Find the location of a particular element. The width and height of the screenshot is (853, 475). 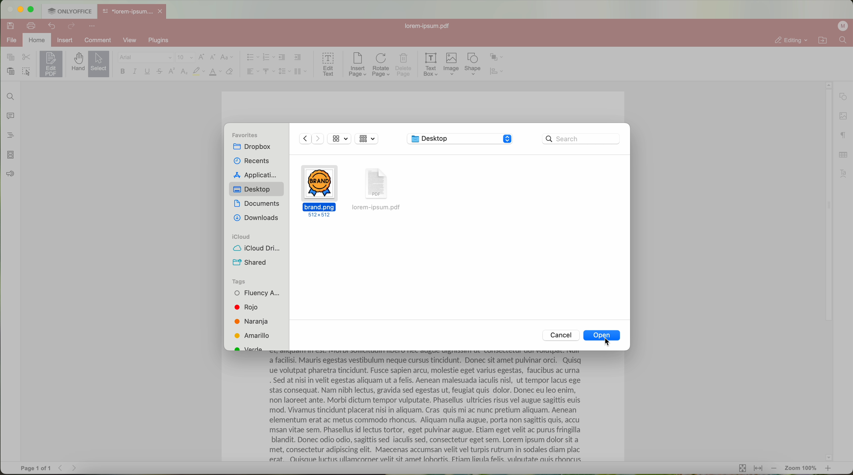

comment is located at coordinates (99, 41).